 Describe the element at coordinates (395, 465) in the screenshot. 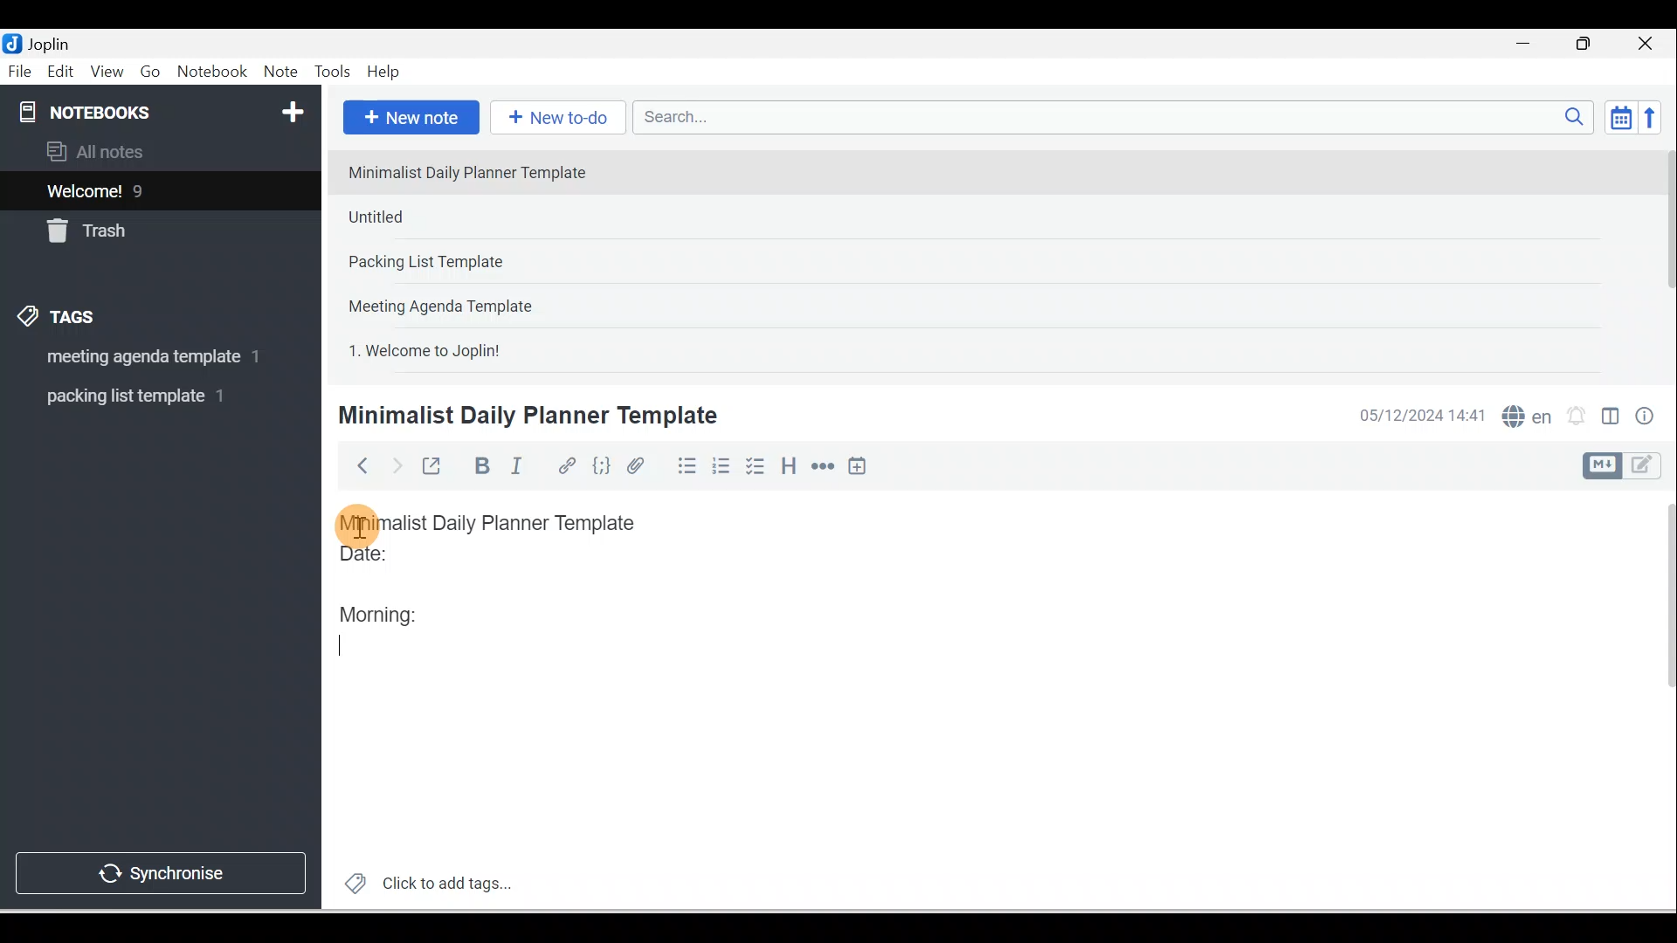

I see `Forward` at that location.